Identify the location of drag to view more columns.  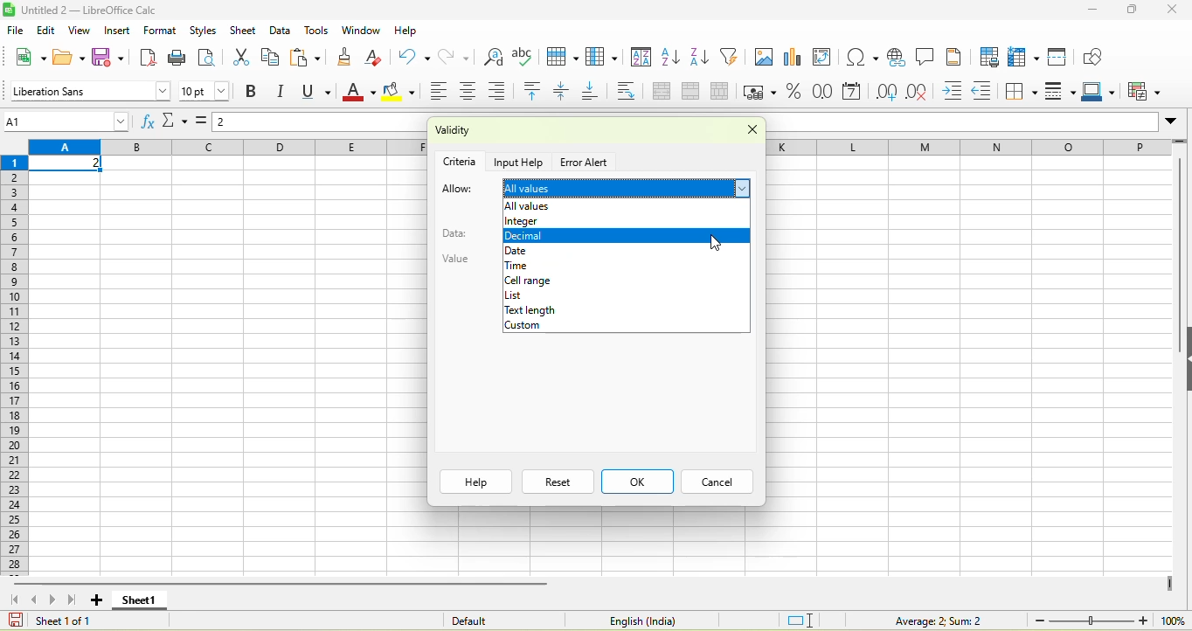
(1170, 584).